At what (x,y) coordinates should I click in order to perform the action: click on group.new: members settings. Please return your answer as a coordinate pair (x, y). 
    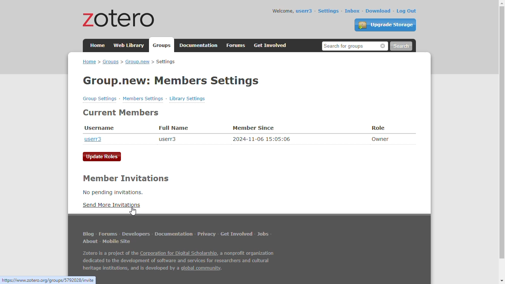
    Looking at the image, I should click on (172, 81).